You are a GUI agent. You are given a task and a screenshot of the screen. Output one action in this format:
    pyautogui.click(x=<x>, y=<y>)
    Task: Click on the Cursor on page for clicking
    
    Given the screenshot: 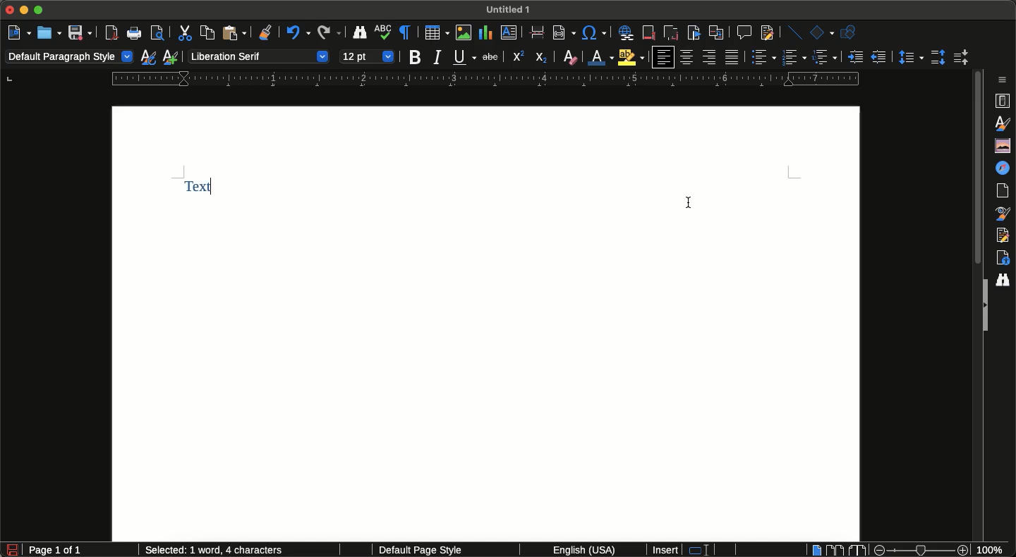 What is the action you would take?
    pyautogui.click(x=691, y=199)
    